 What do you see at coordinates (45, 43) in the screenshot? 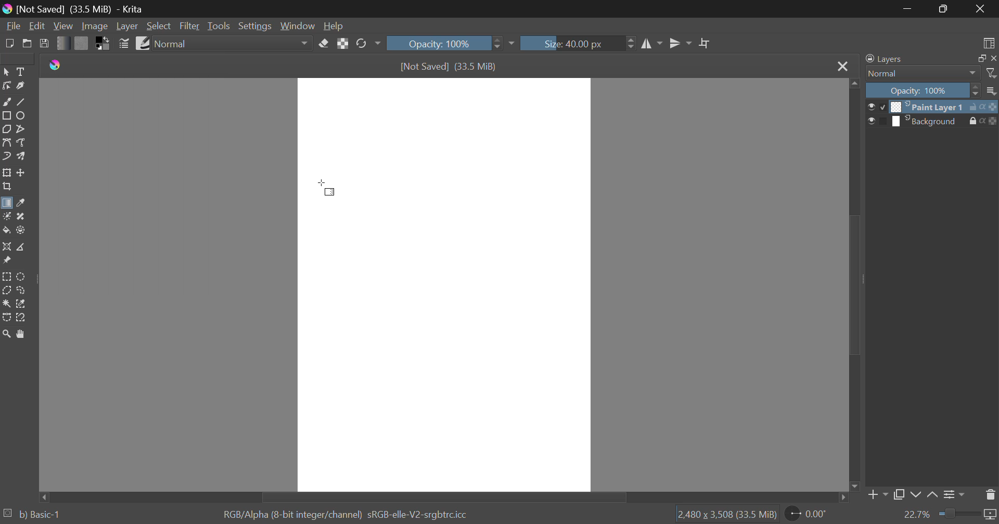
I see `Save` at bounding box center [45, 43].